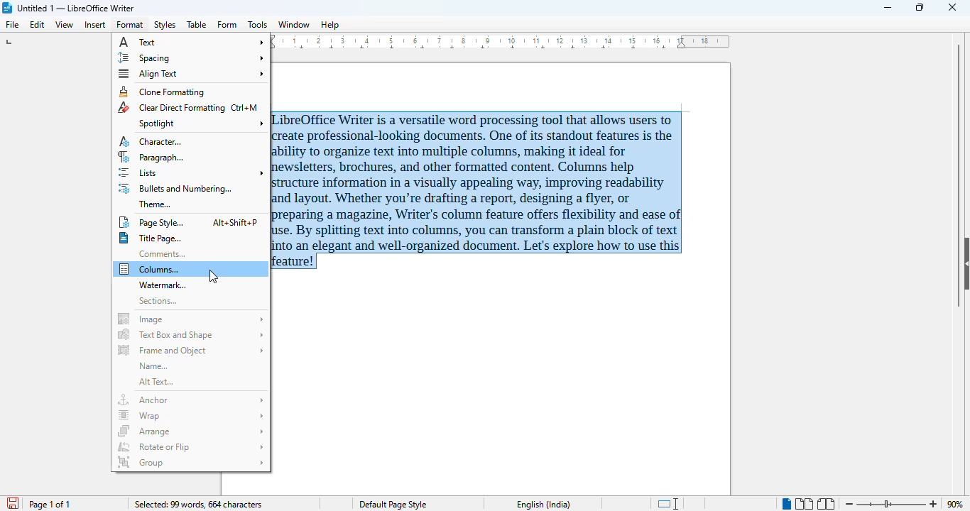 This screenshot has width=970, height=511. What do you see at coordinates (827, 504) in the screenshot?
I see `book view` at bounding box center [827, 504].